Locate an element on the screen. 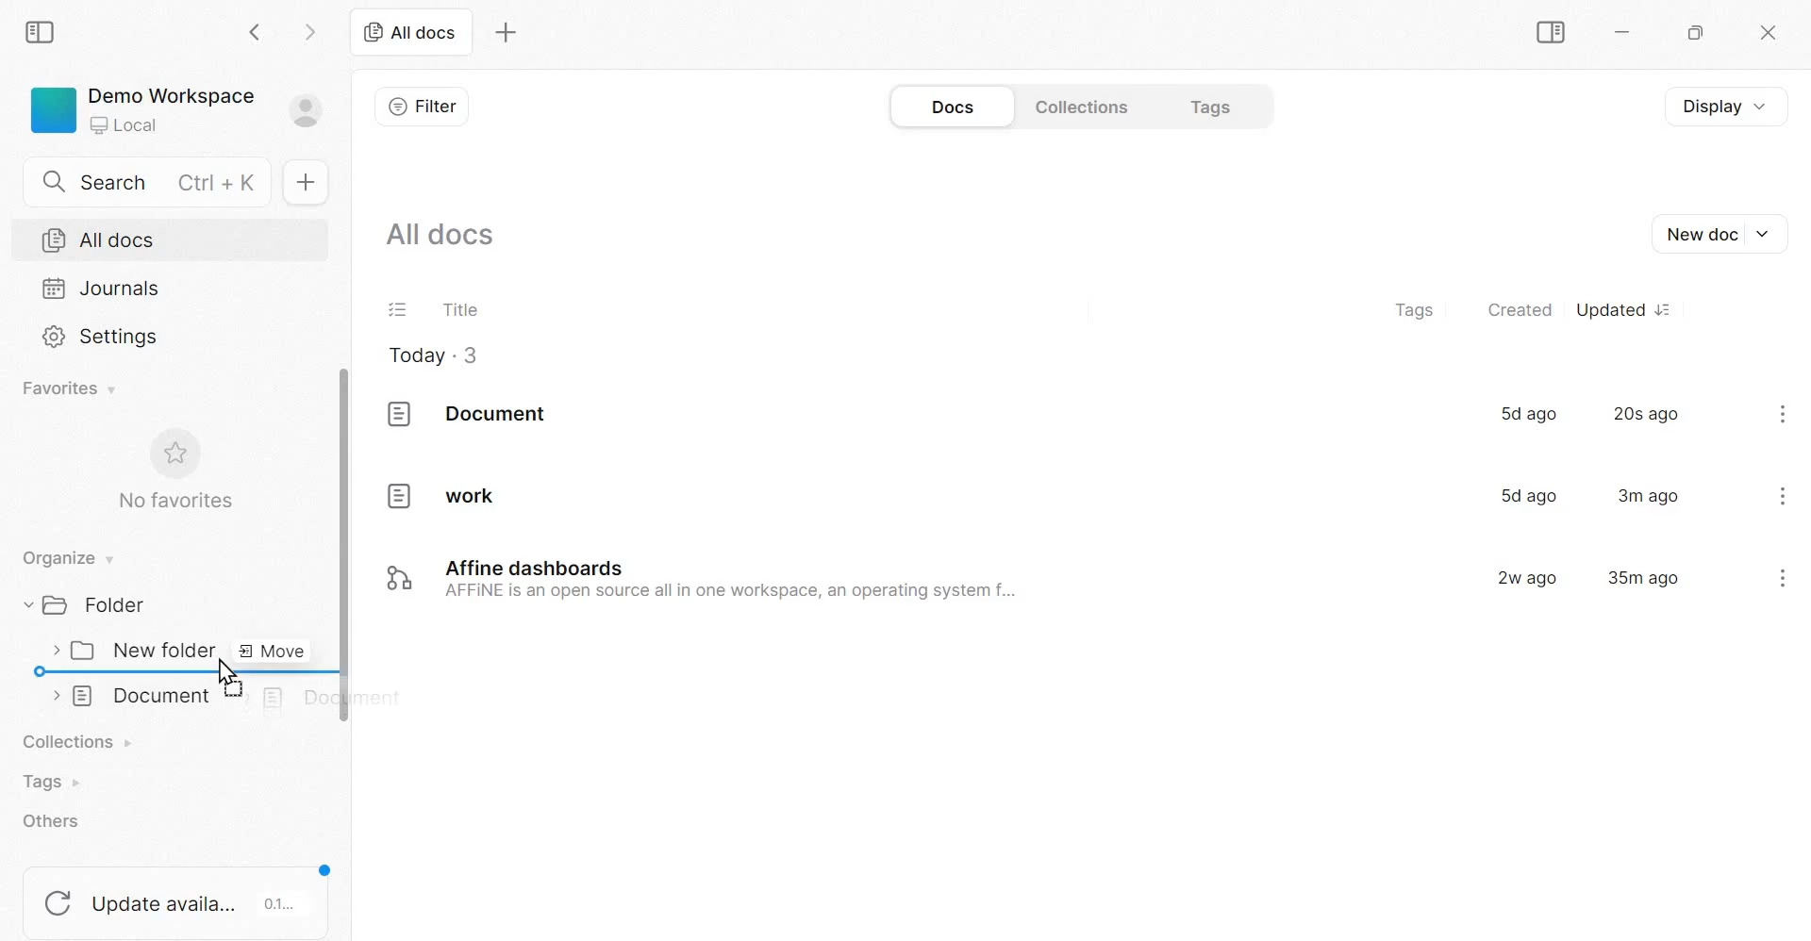 The image size is (1811, 941). All docs is located at coordinates (410, 34).